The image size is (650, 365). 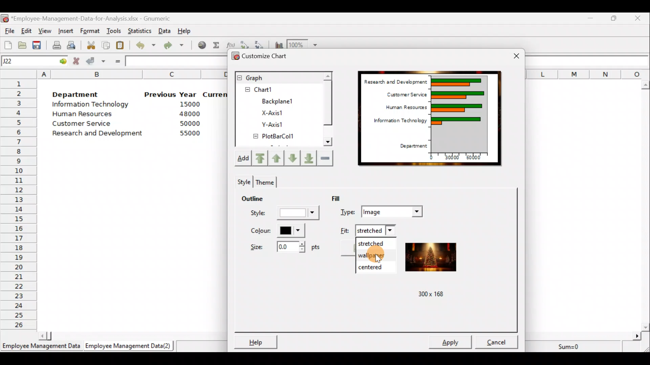 What do you see at coordinates (245, 44) in the screenshot?
I see `Sort in Ascending order` at bounding box center [245, 44].